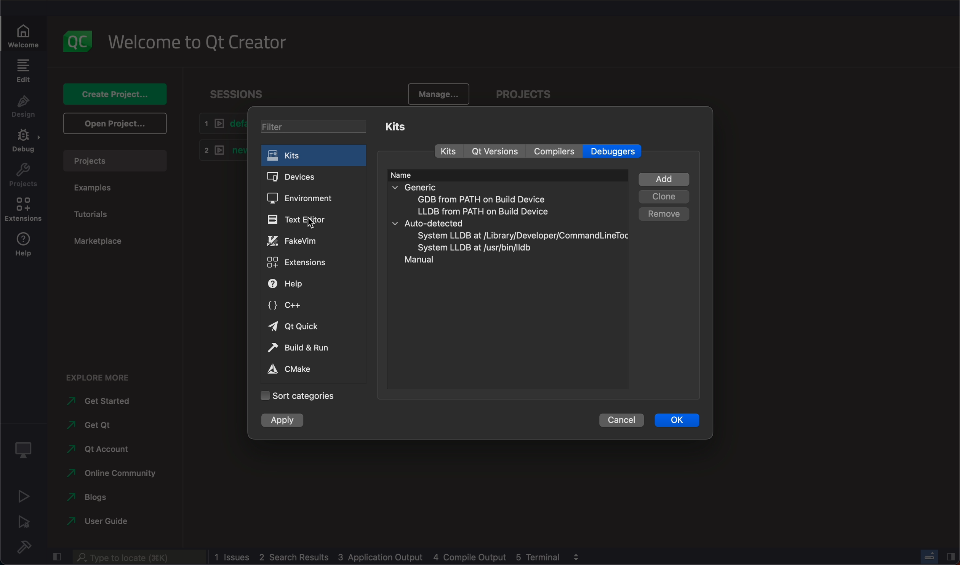  What do you see at coordinates (116, 160) in the screenshot?
I see `project` at bounding box center [116, 160].